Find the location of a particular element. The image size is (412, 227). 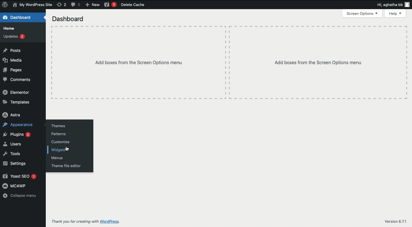

Elementor is located at coordinates (17, 92).